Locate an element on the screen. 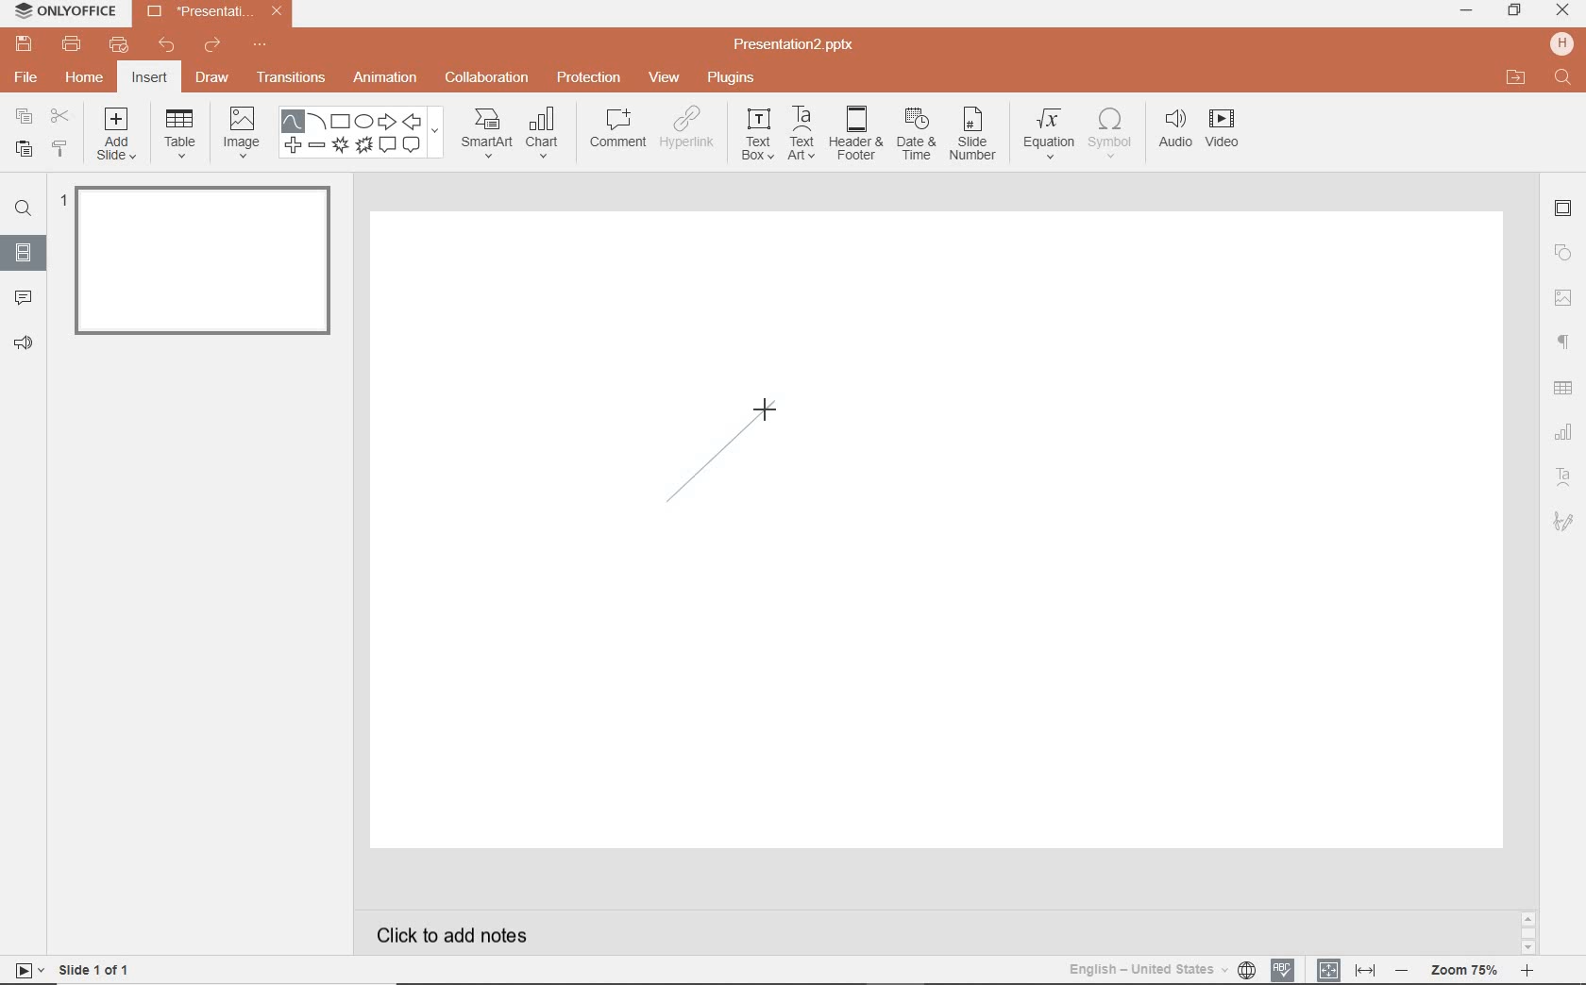 This screenshot has width=1586, height=985. FIND is located at coordinates (26, 209).